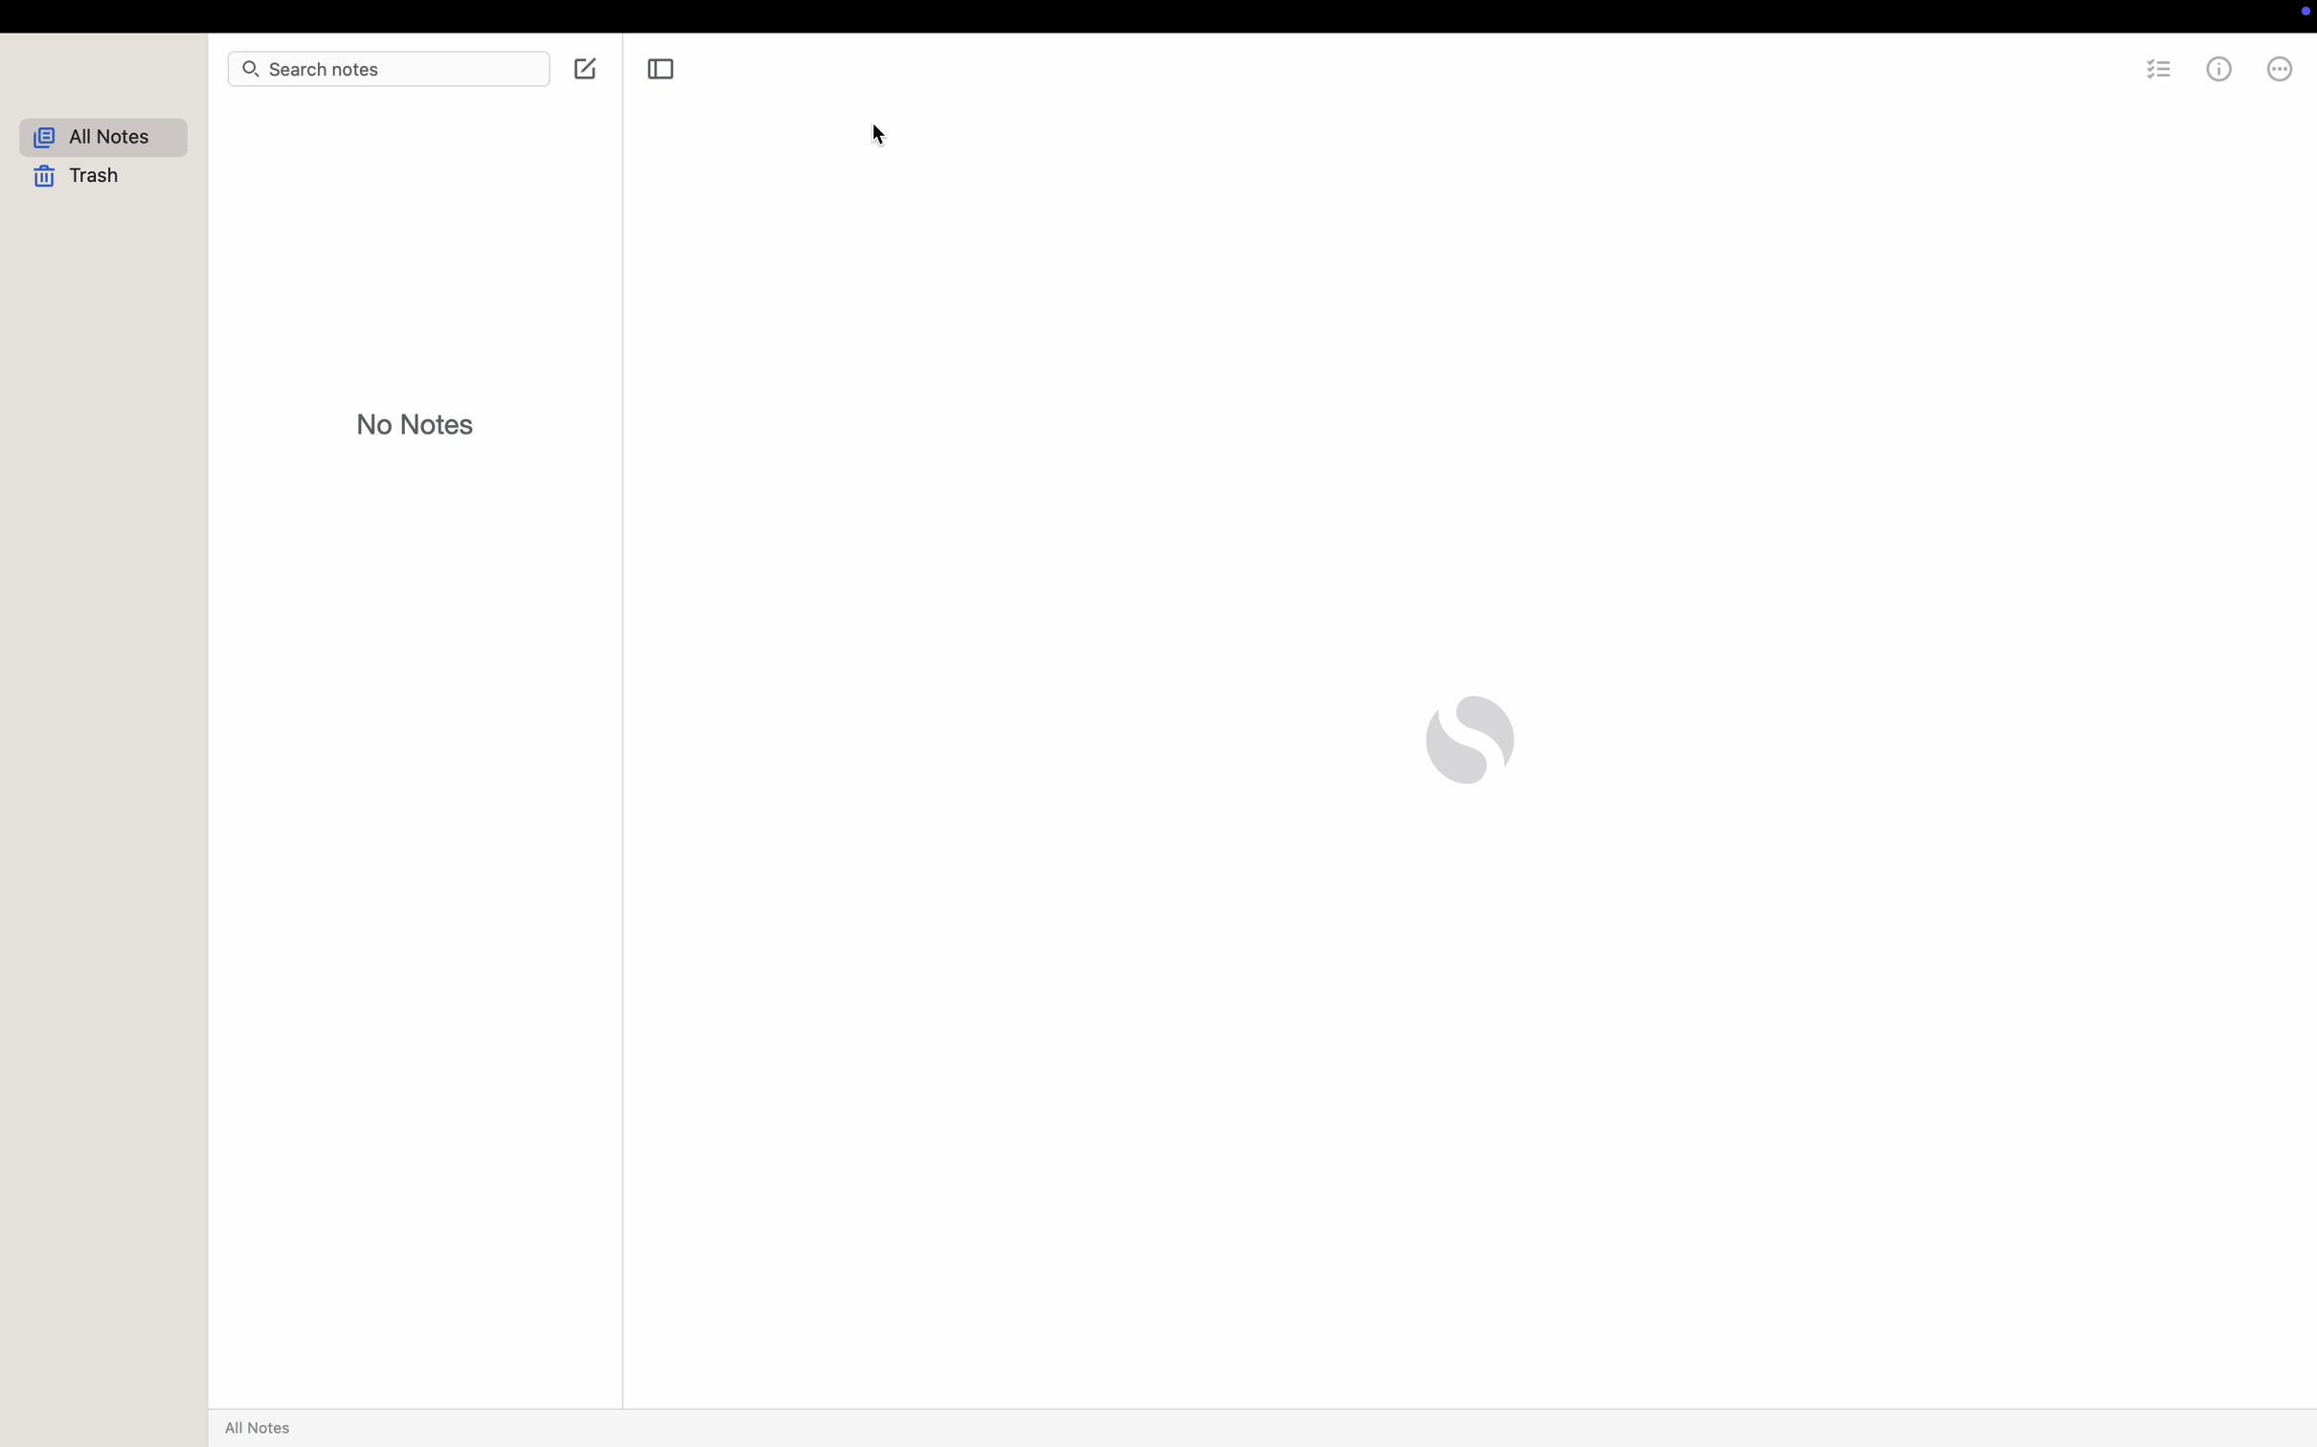 The width and height of the screenshot is (2317, 1447). What do you see at coordinates (2157, 72) in the screenshot?
I see `setting` at bounding box center [2157, 72].